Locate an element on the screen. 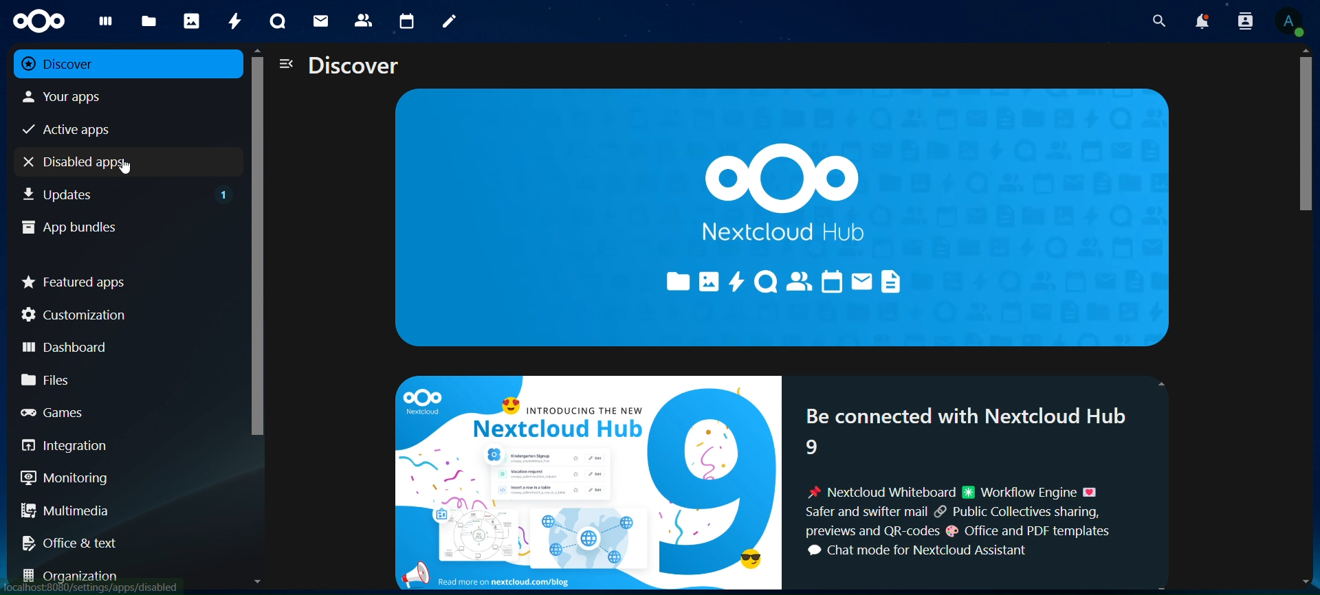  discover is located at coordinates (111, 63).